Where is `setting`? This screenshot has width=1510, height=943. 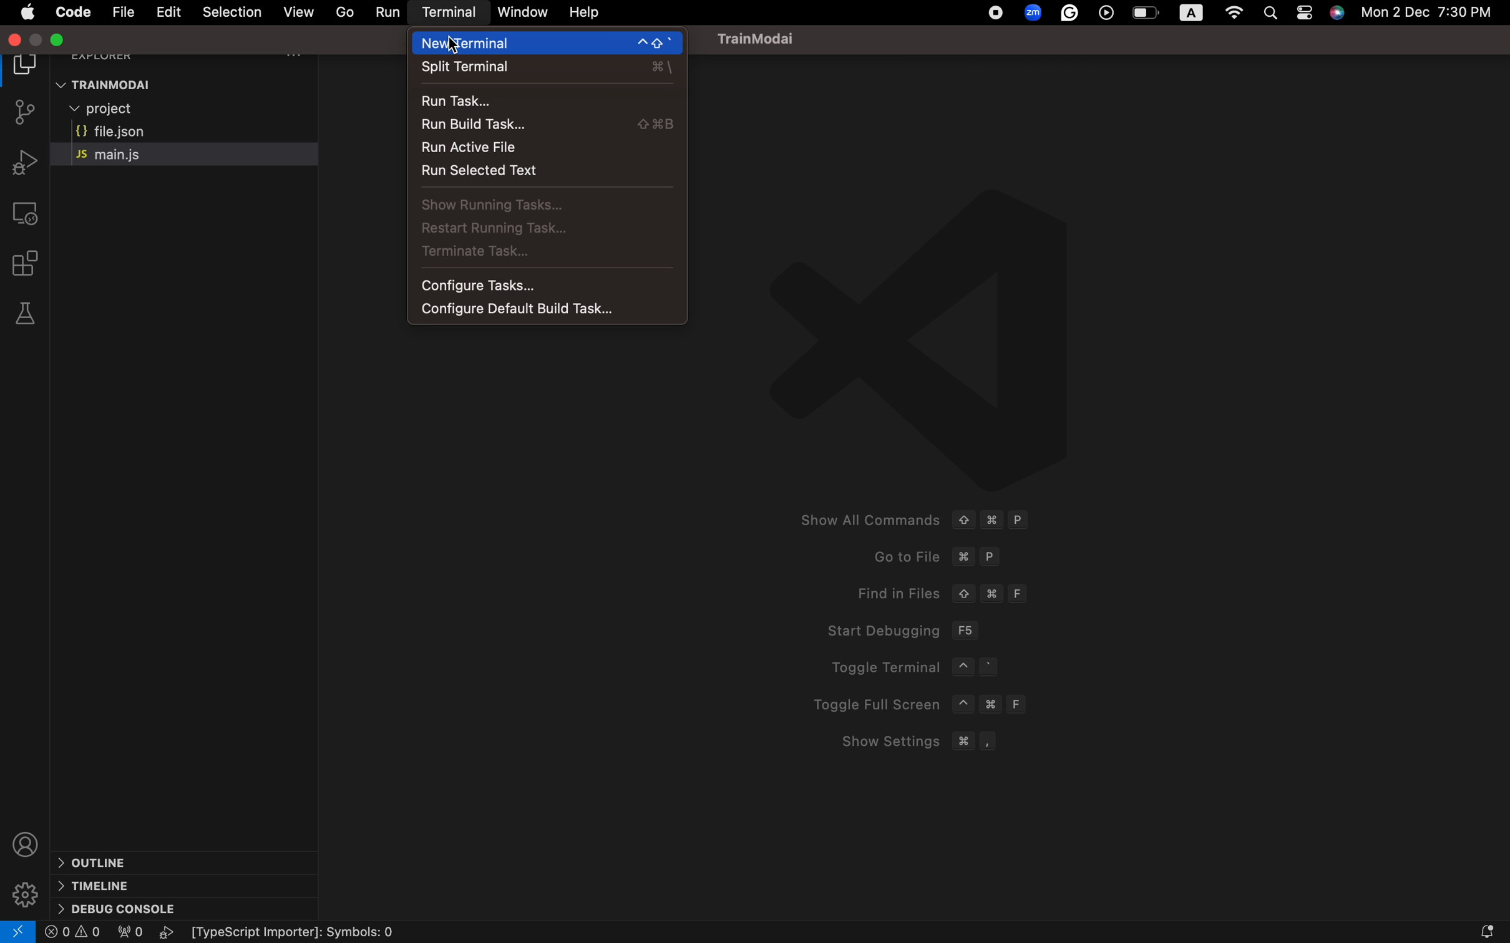
setting is located at coordinates (25, 888).